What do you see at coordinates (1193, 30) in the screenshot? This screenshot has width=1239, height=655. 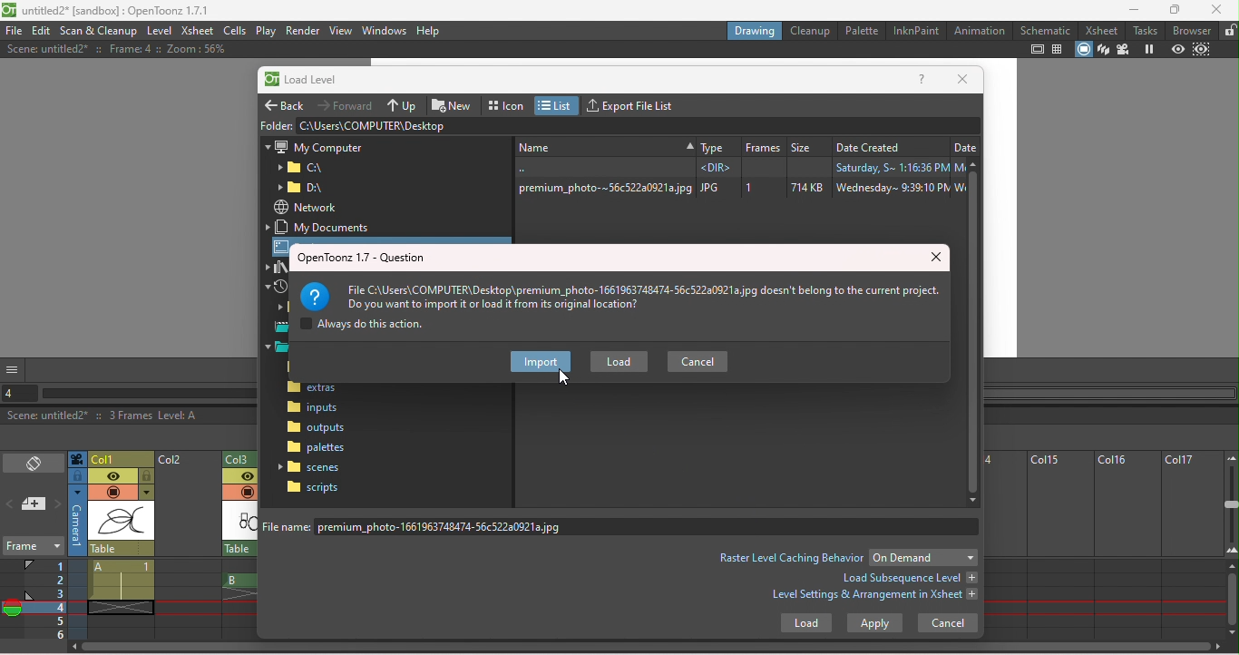 I see `Browser` at bounding box center [1193, 30].